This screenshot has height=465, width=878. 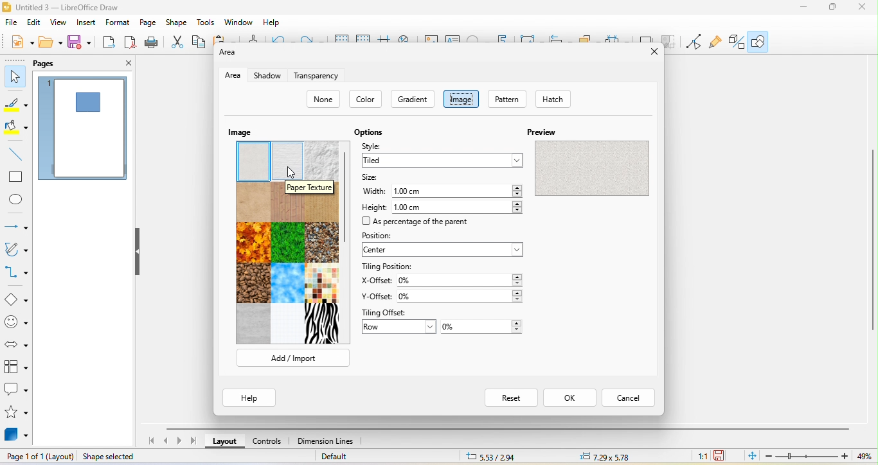 I want to click on close, so click(x=649, y=53).